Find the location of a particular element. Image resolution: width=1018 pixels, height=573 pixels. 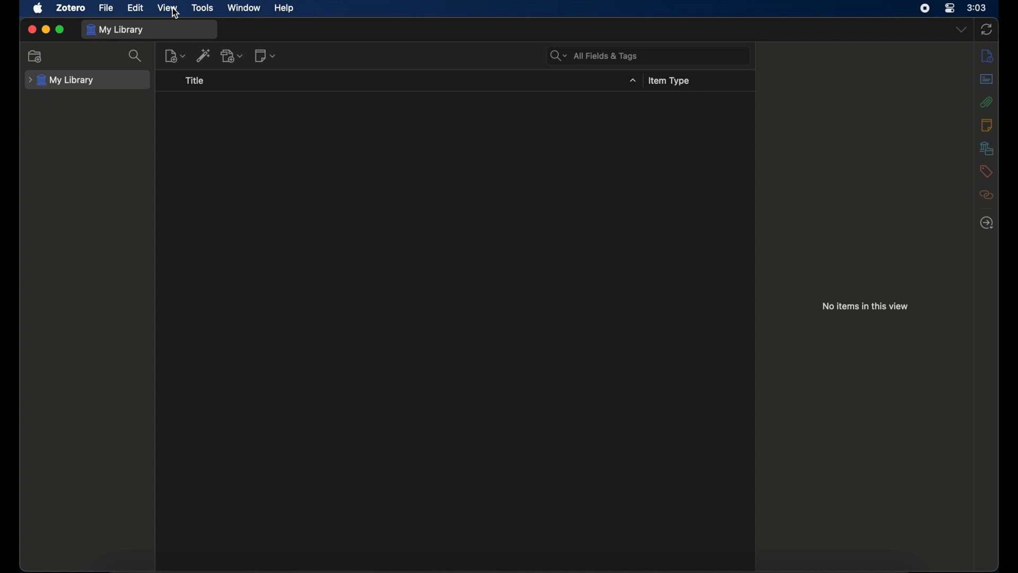

new notes is located at coordinates (266, 56).